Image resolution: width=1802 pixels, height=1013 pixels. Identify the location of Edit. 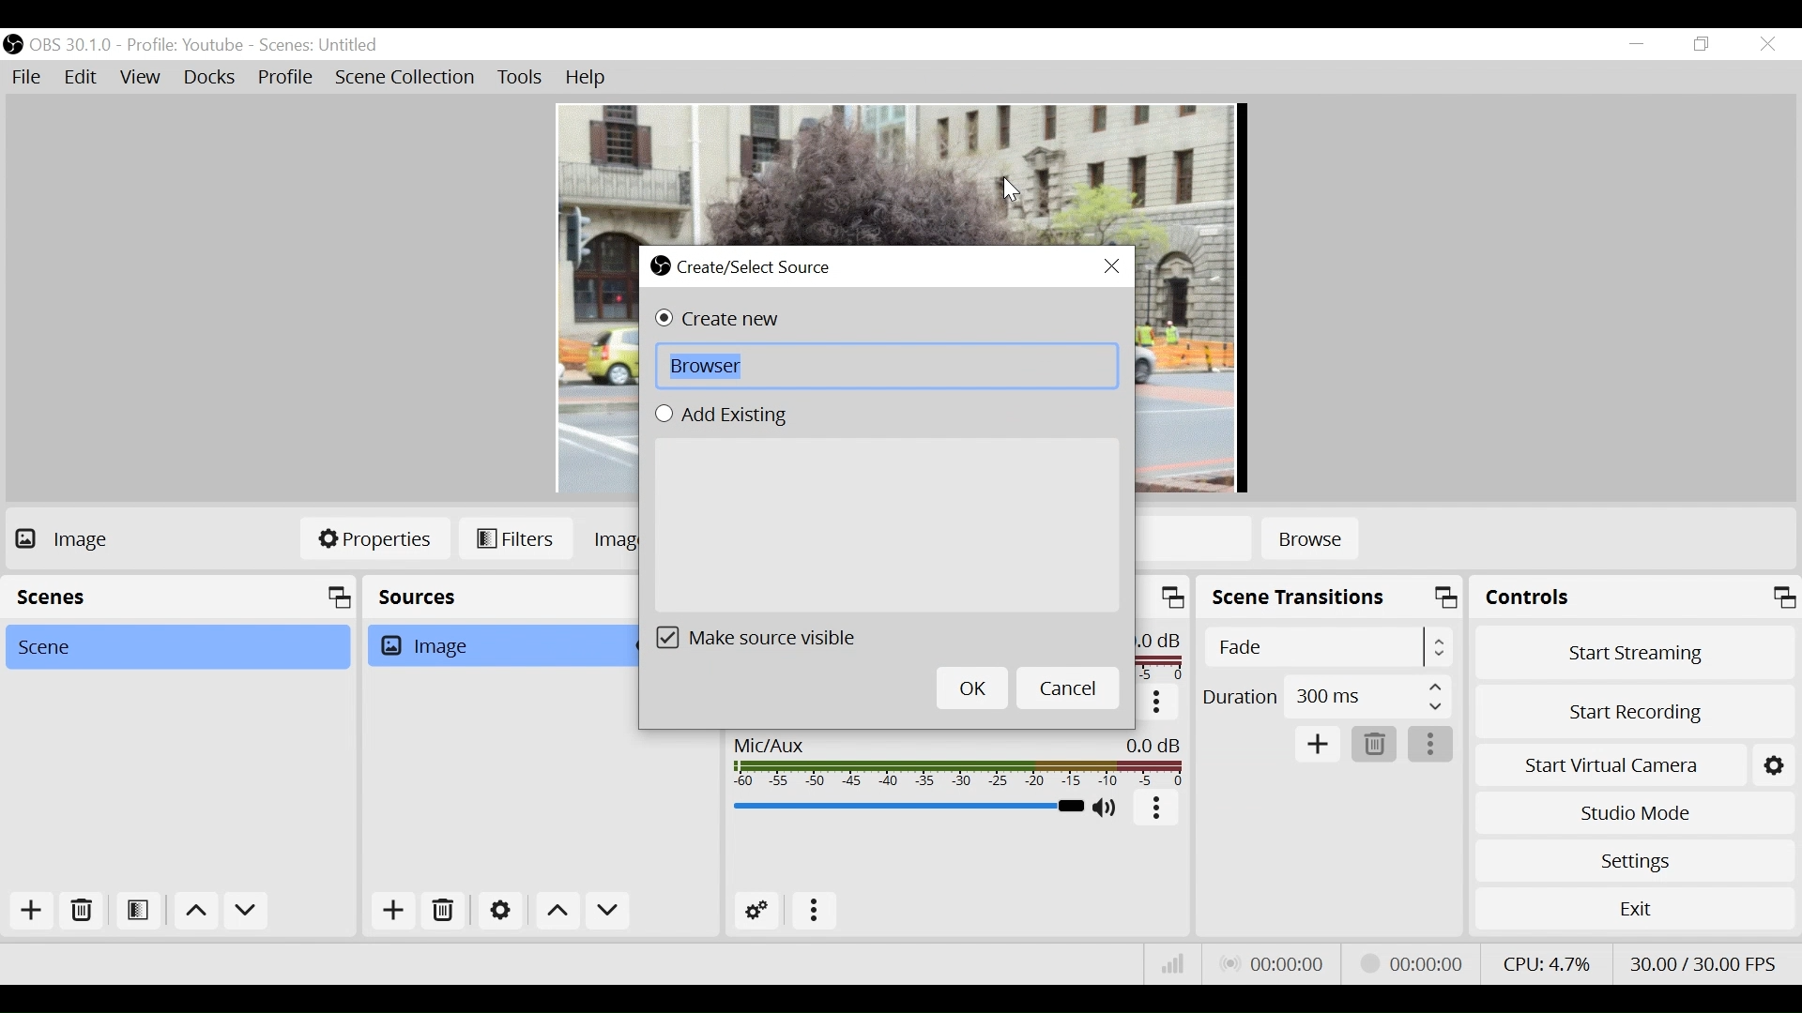
(82, 80).